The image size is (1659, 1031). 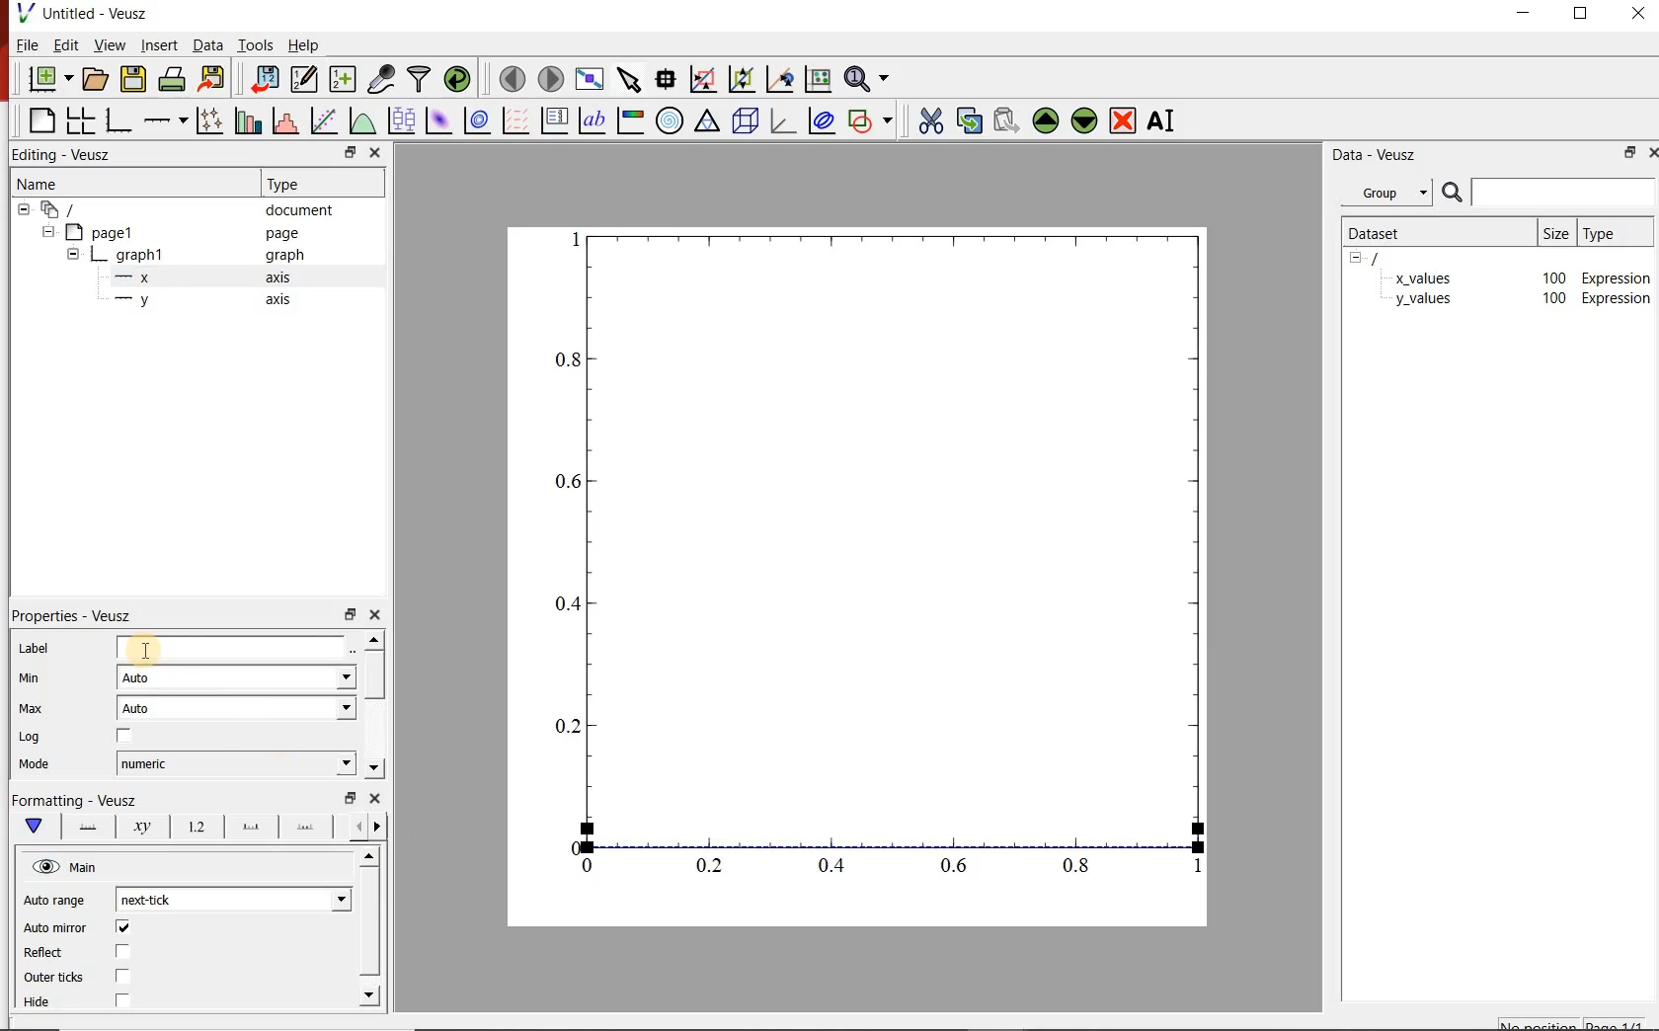 I want to click on plot 2d dataset as contours, so click(x=479, y=120).